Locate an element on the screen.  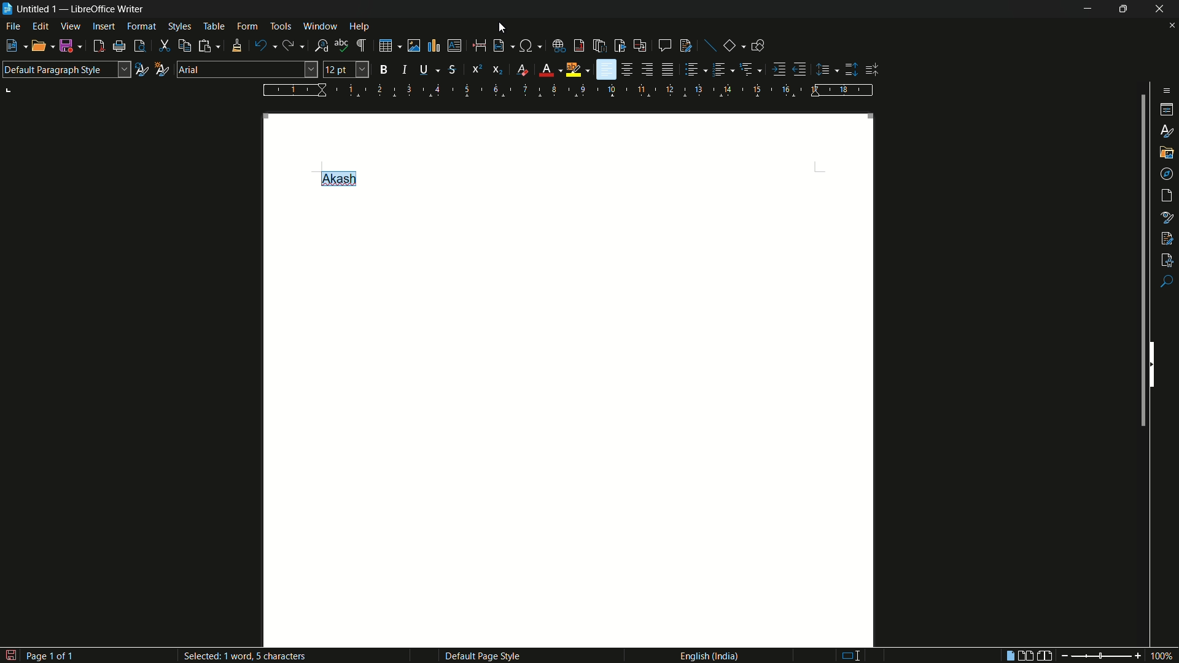
styles menu is located at coordinates (179, 26).